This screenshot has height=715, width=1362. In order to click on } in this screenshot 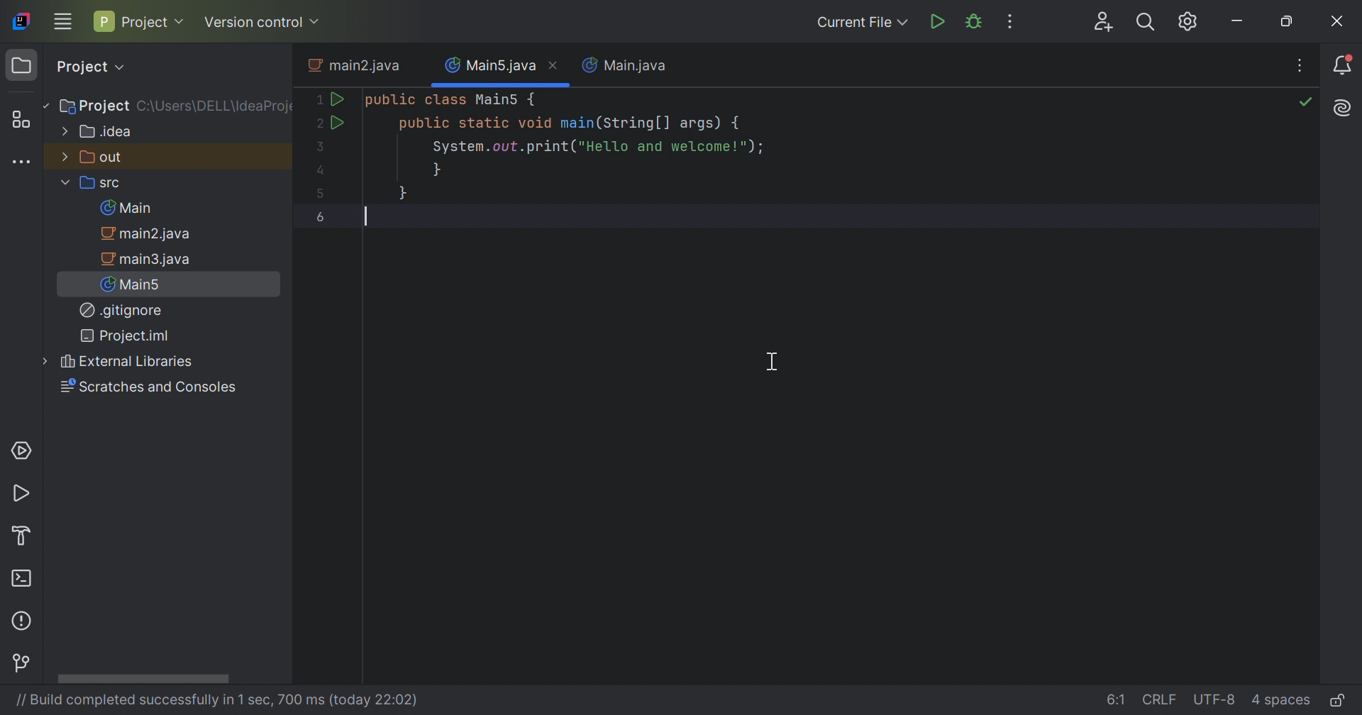, I will do `click(437, 170)`.